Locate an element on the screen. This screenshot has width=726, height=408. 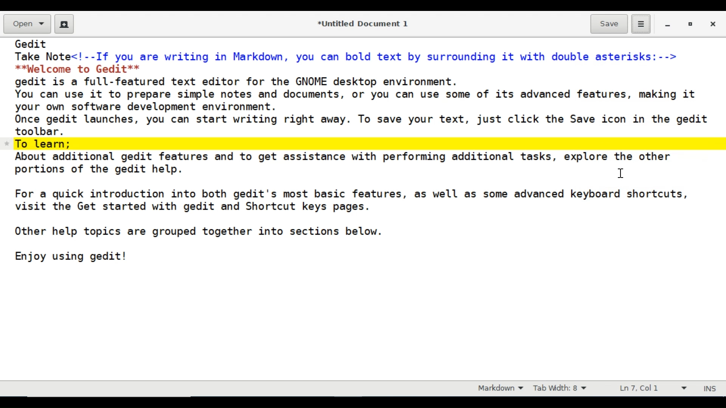
Save is located at coordinates (609, 25).